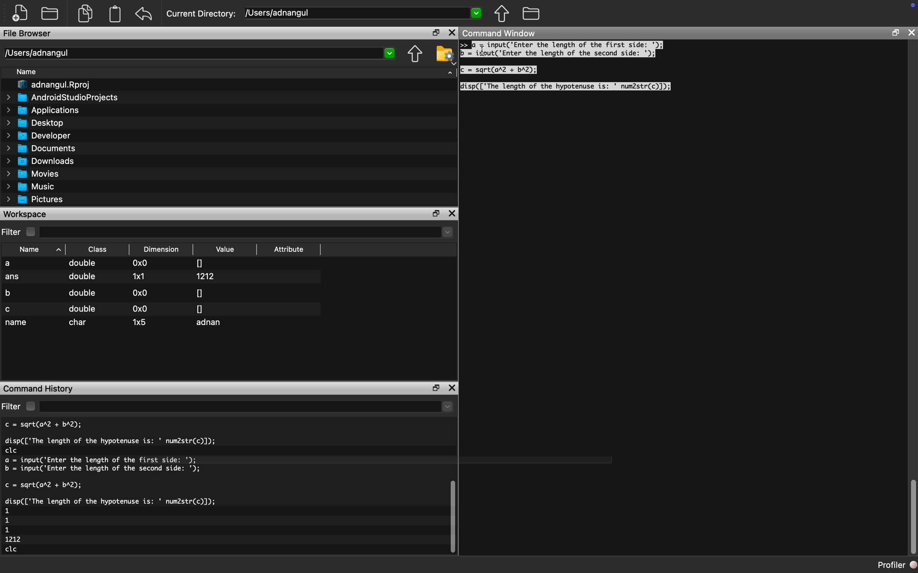 This screenshot has width=918, height=573. Describe the element at coordinates (23, 13) in the screenshot. I see `create new` at that location.